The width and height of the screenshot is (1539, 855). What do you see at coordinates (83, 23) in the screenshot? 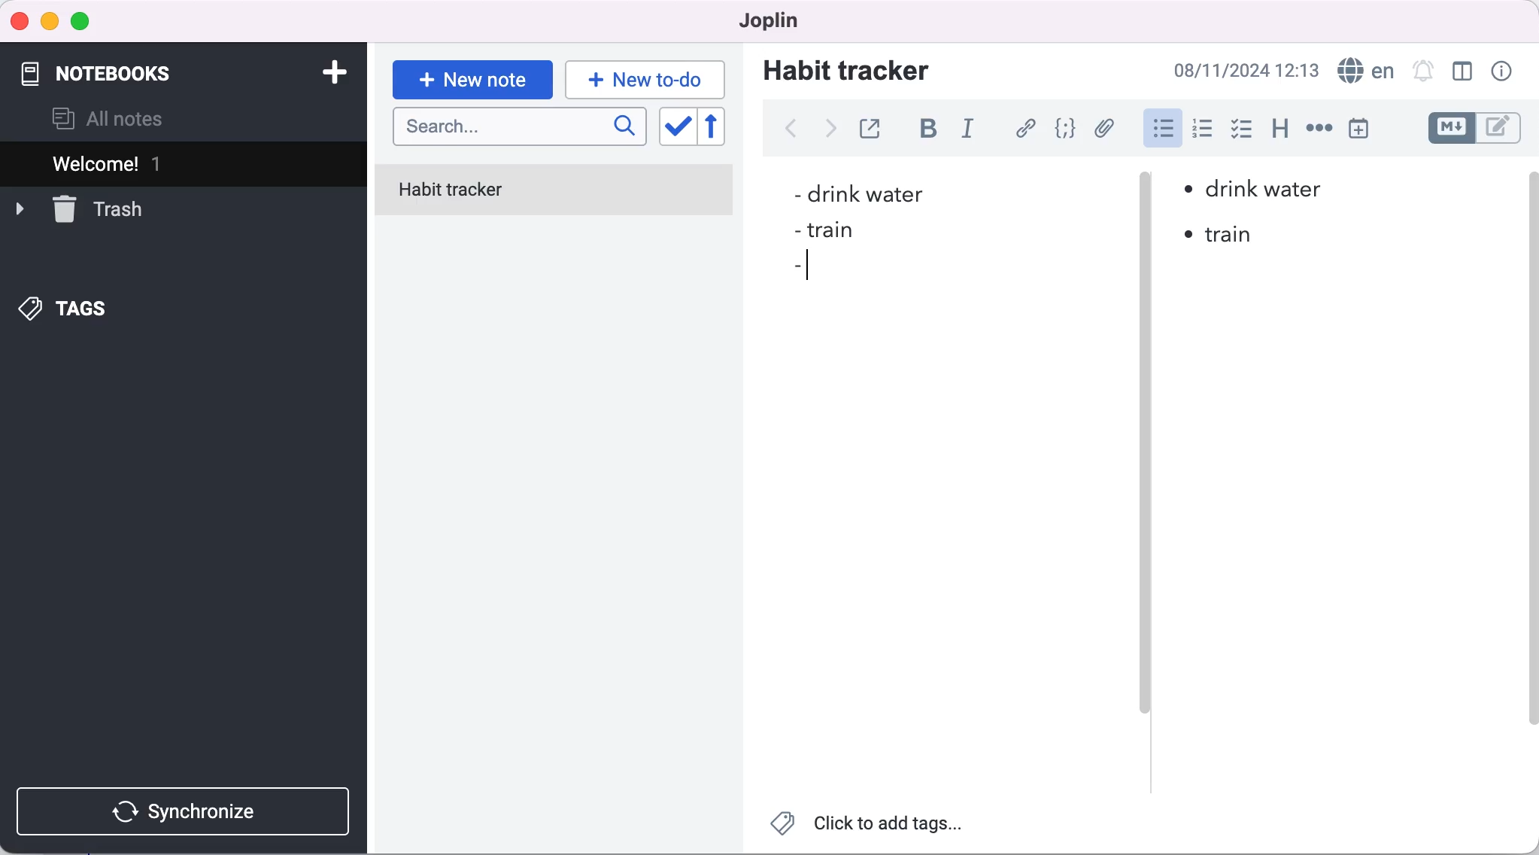
I see `maximize` at bounding box center [83, 23].